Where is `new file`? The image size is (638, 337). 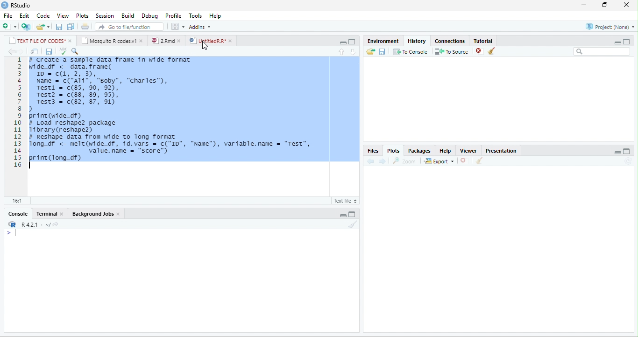 new file is located at coordinates (9, 27).